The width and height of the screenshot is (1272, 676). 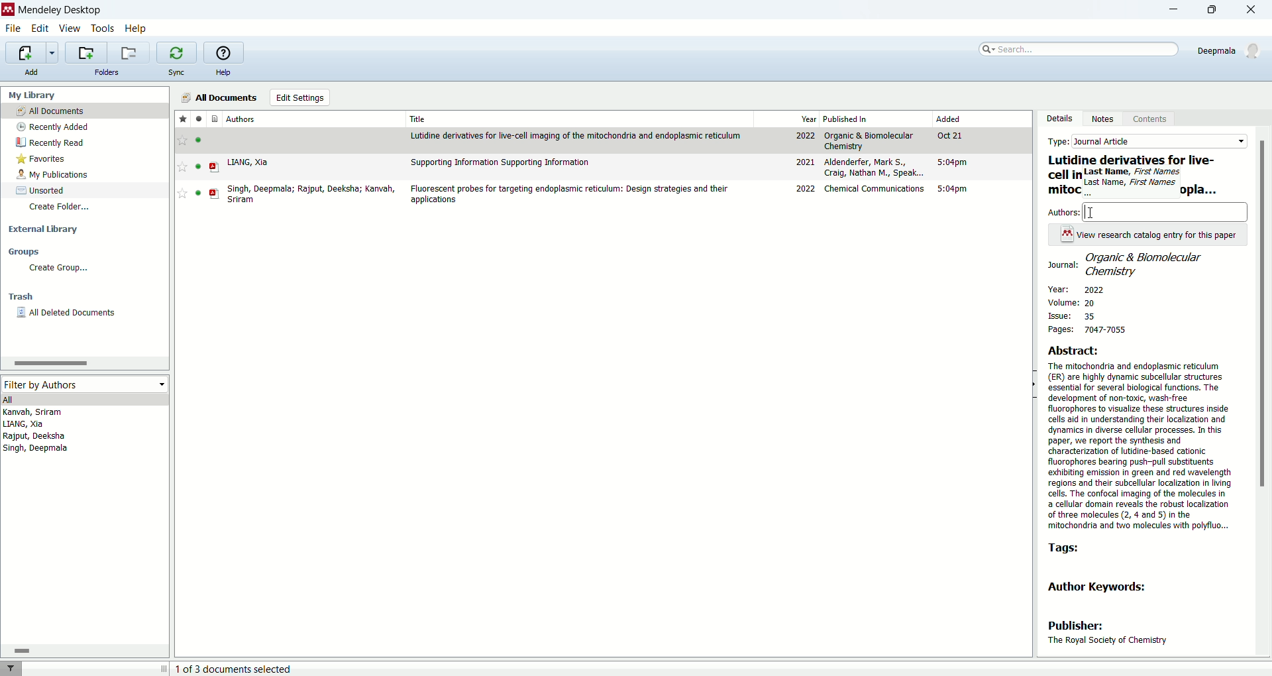 What do you see at coordinates (181, 194) in the screenshot?
I see `Favourite` at bounding box center [181, 194].